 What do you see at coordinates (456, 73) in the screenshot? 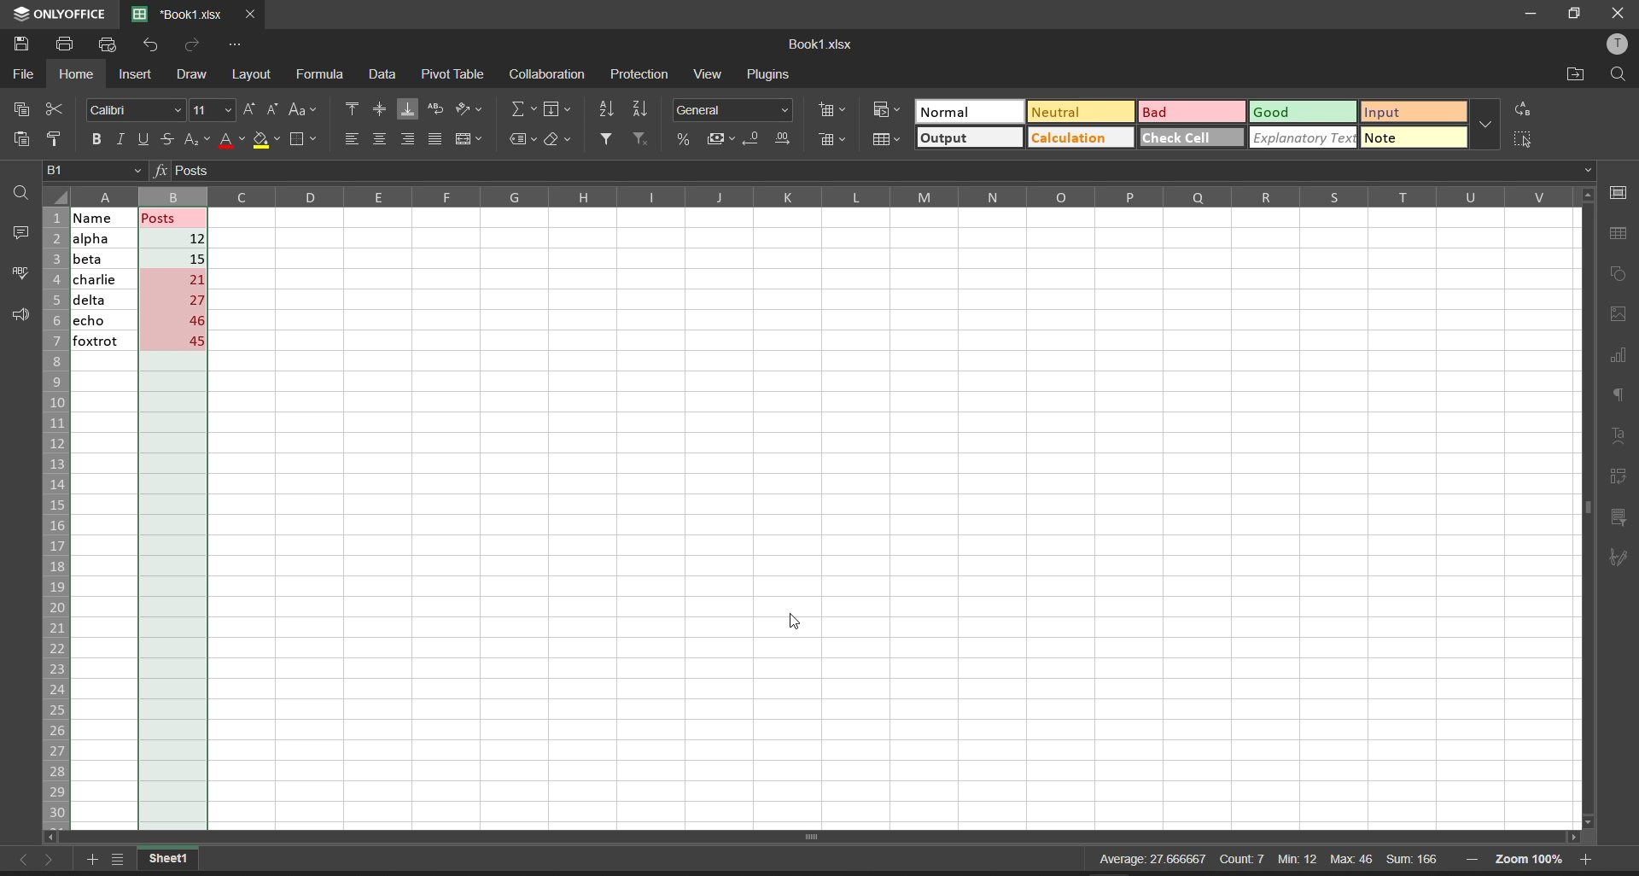
I see `pivot table` at bounding box center [456, 73].